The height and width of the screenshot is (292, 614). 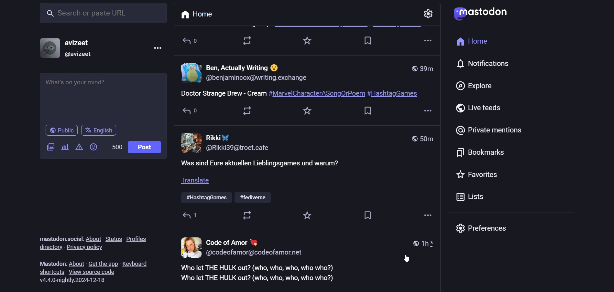 What do you see at coordinates (195, 13) in the screenshot?
I see `home` at bounding box center [195, 13].